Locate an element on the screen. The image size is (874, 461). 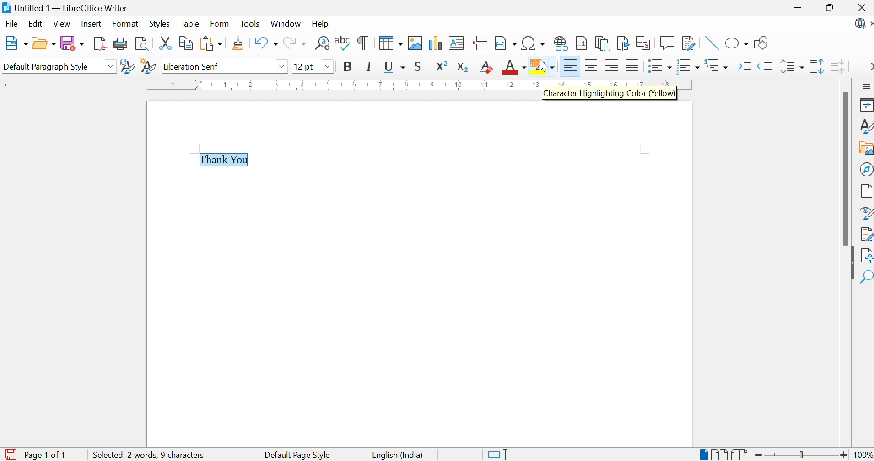
Clone Formatting is located at coordinates (238, 43).